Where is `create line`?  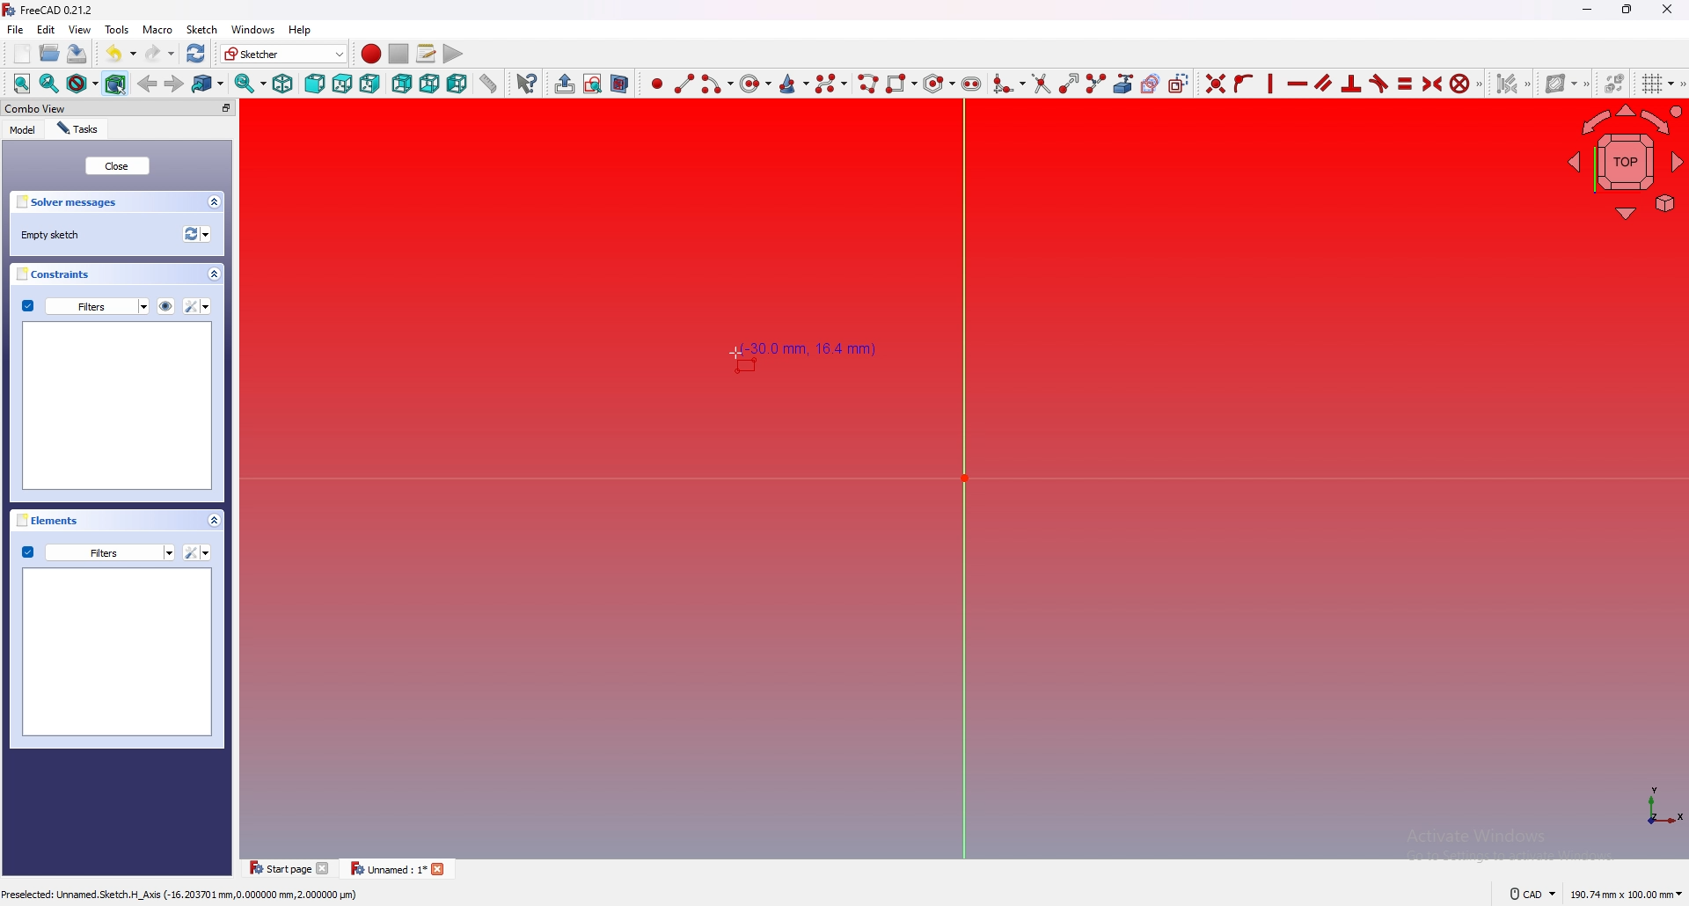 create line is located at coordinates (685, 84).